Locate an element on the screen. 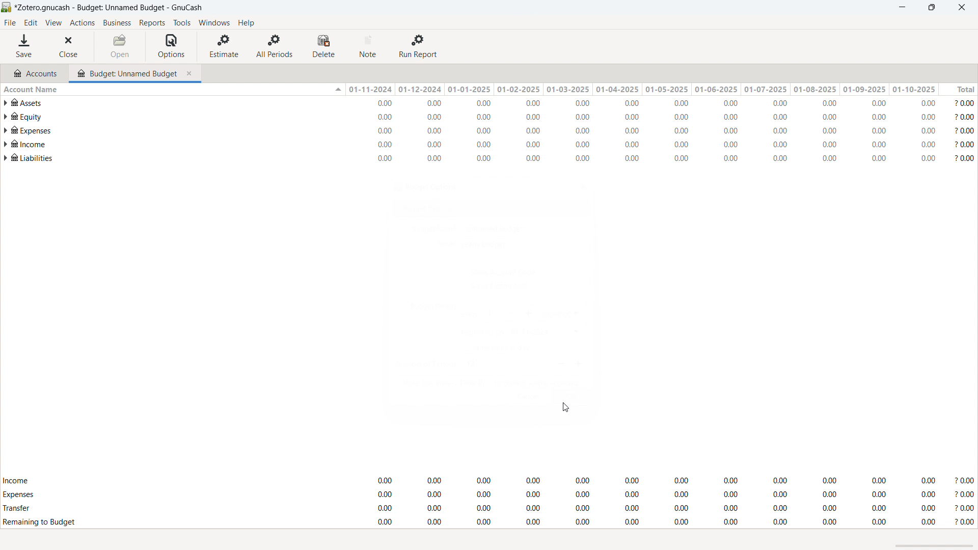  close tab is located at coordinates (192, 72).